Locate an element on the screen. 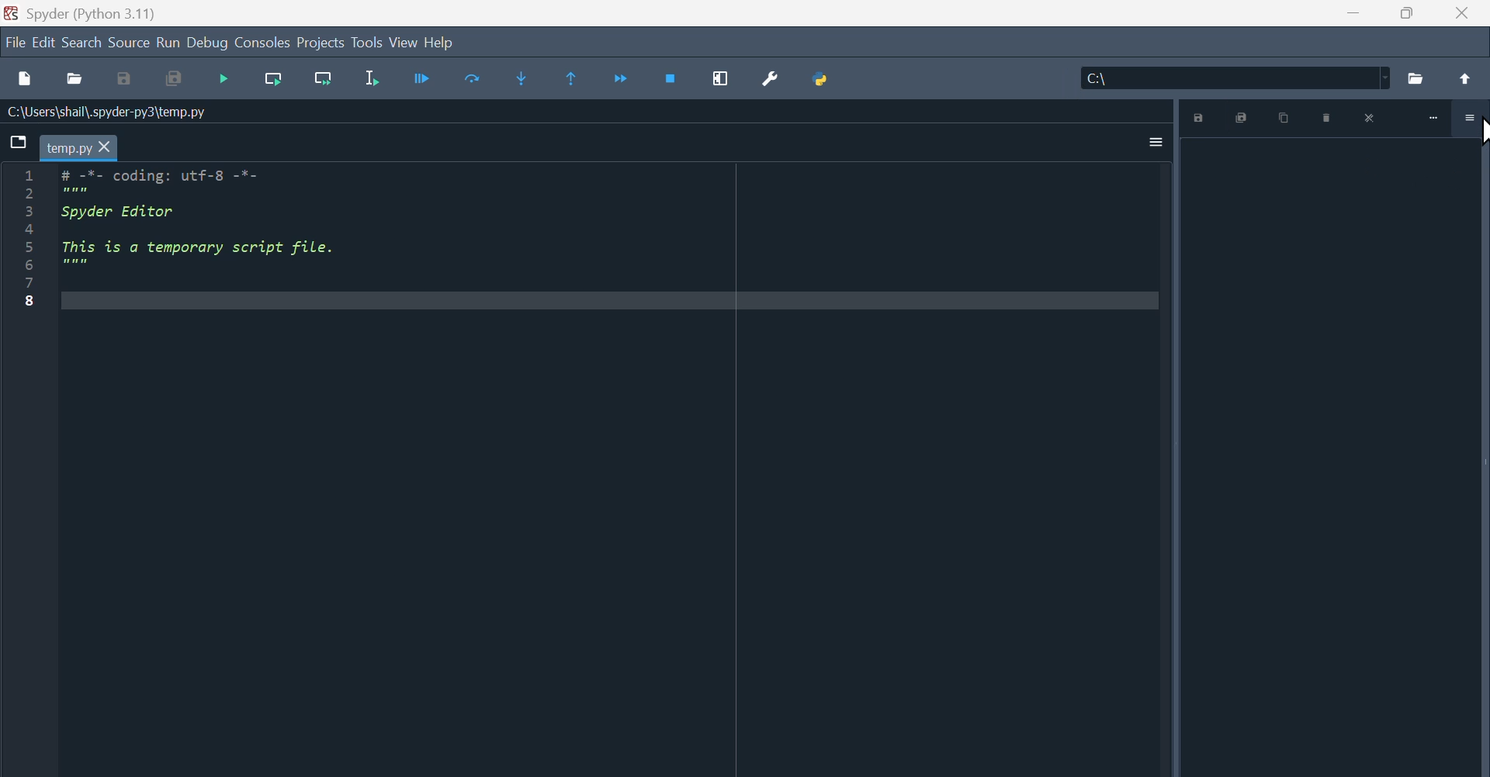 This screenshot has height=777, width=1490. Project is located at coordinates (321, 43).